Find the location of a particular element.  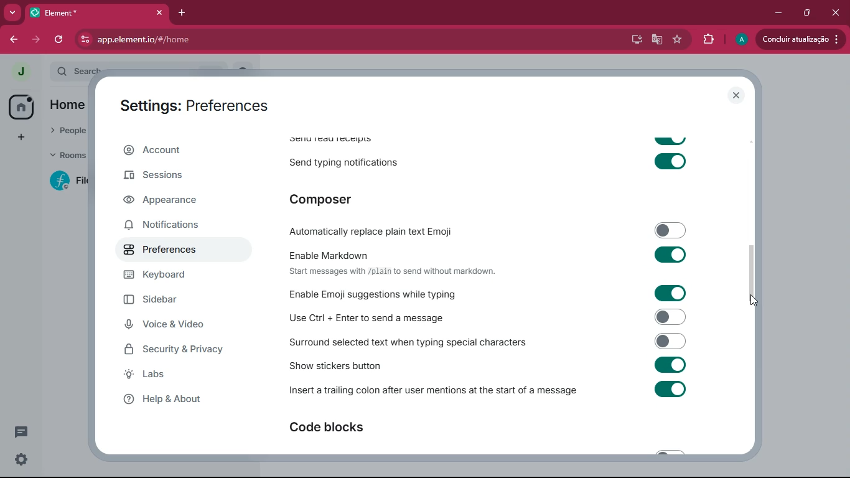

automatically replace is located at coordinates (488, 230).